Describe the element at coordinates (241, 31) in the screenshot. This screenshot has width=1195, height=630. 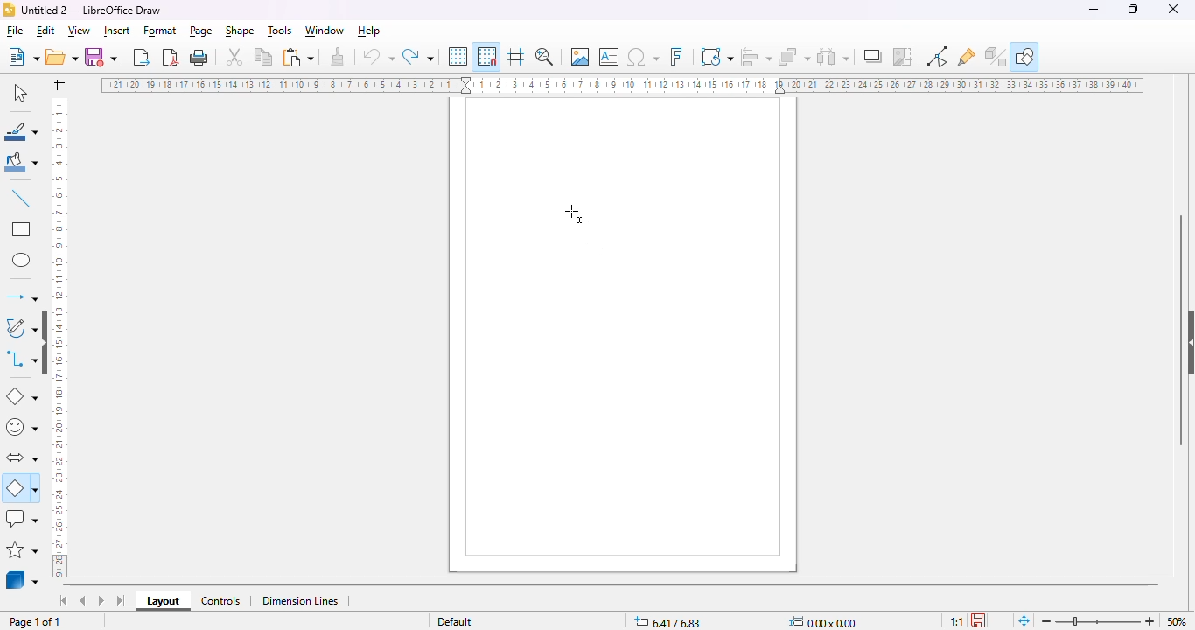
I see `shape` at that location.